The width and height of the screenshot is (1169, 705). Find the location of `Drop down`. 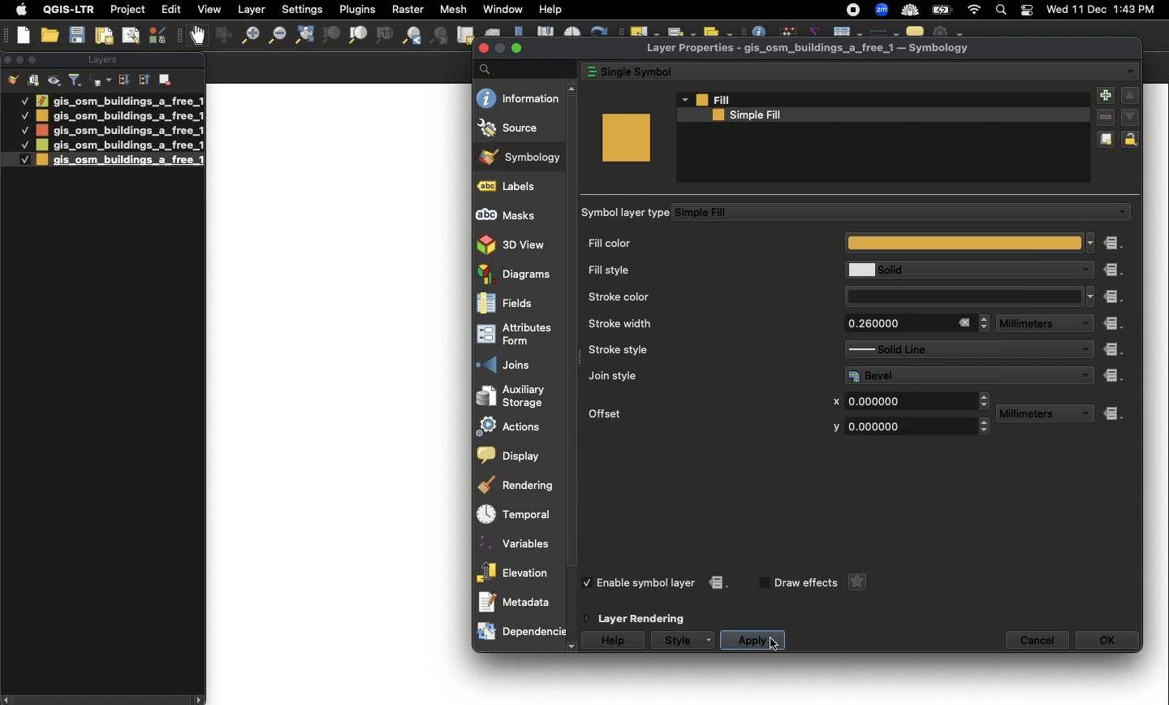

Drop down is located at coordinates (1084, 350).